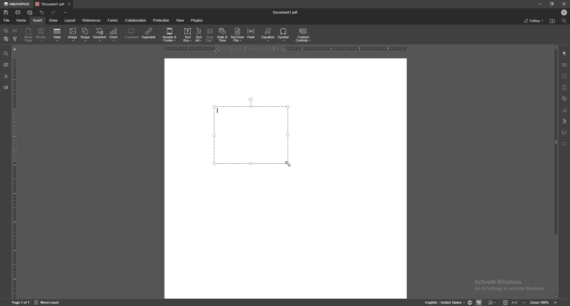  What do you see at coordinates (445, 303) in the screenshot?
I see `english united states` at bounding box center [445, 303].